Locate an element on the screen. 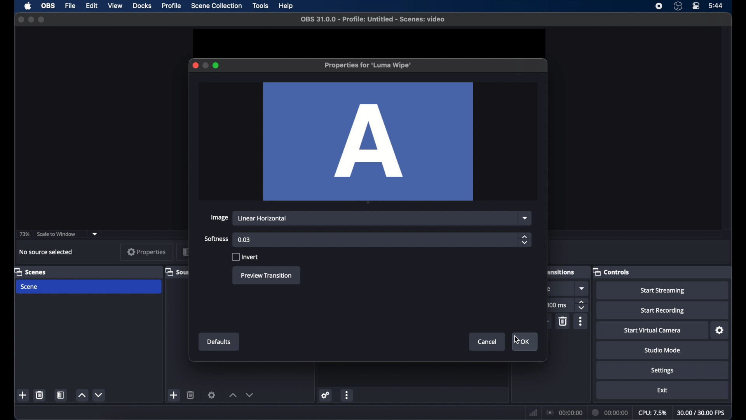  apple icon is located at coordinates (28, 6).